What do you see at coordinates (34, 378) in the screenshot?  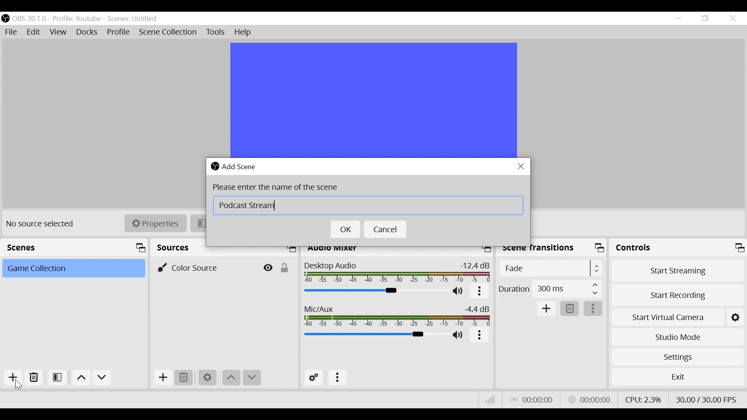 I see `Delete` at bounding box center [34, 378].